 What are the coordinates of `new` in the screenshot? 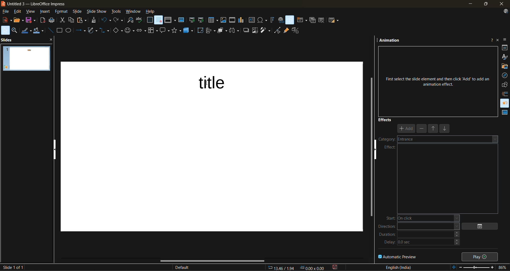 It's located at (6, 20).